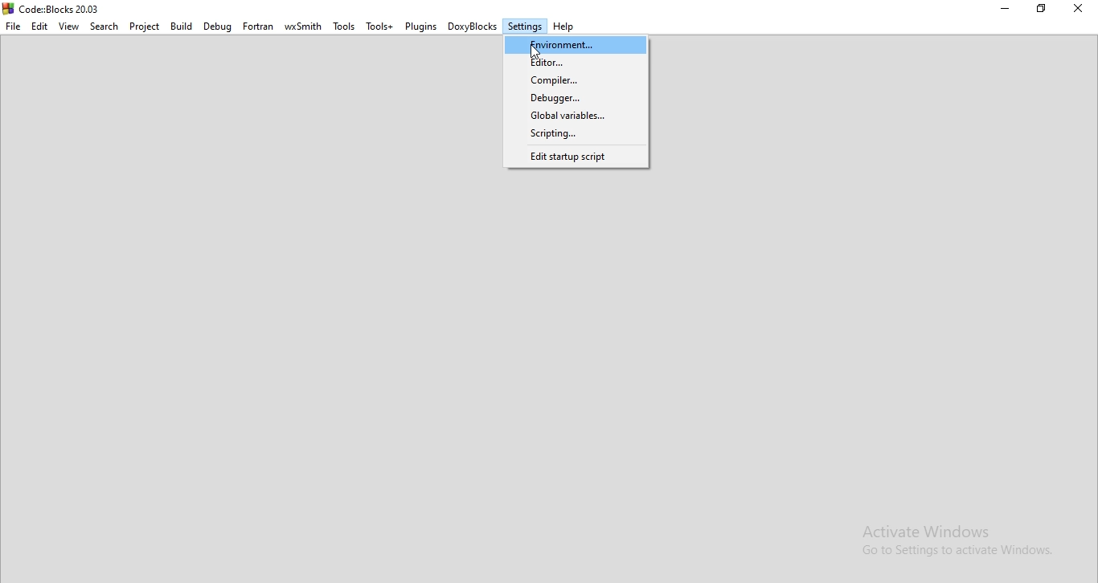 The image size is (1098, 583). What do you see at coordinates (1082, 11) in the screenshot?
I see `close` at bounding box center [1082, 11].